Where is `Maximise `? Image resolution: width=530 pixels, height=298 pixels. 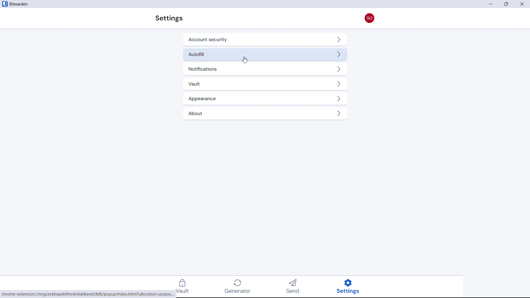
Maximise  is located at coordinates (507, 4).